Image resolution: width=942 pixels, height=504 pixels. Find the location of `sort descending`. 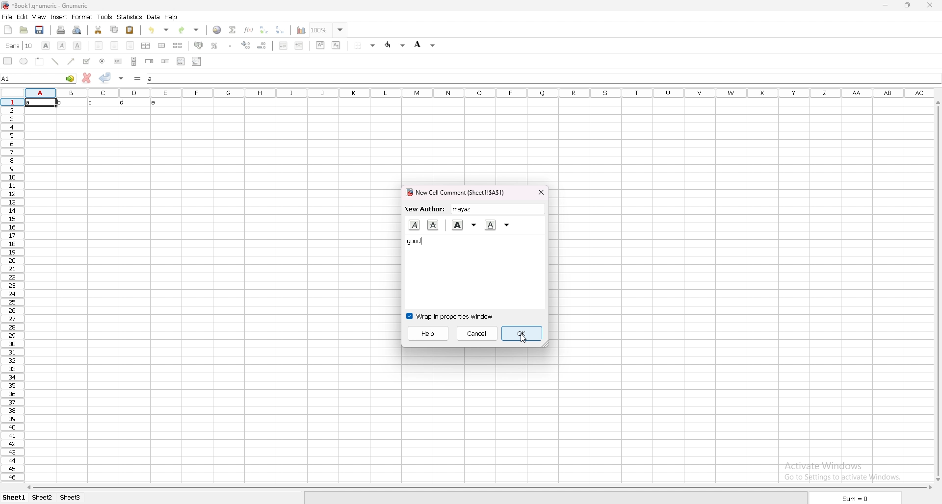

sort descending is located at coordinates (280, 30).